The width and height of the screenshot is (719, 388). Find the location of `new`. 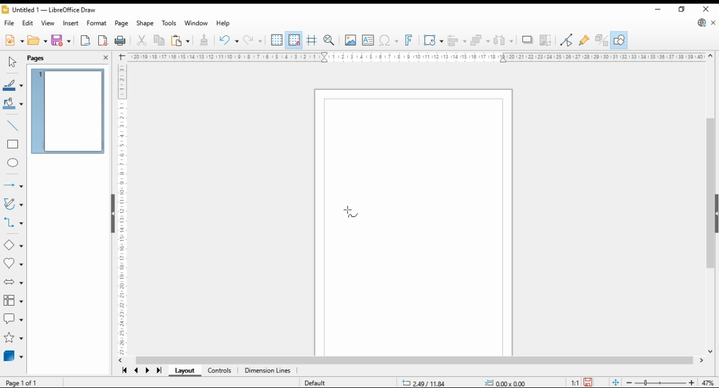

new is located at coordinates (13, 41).